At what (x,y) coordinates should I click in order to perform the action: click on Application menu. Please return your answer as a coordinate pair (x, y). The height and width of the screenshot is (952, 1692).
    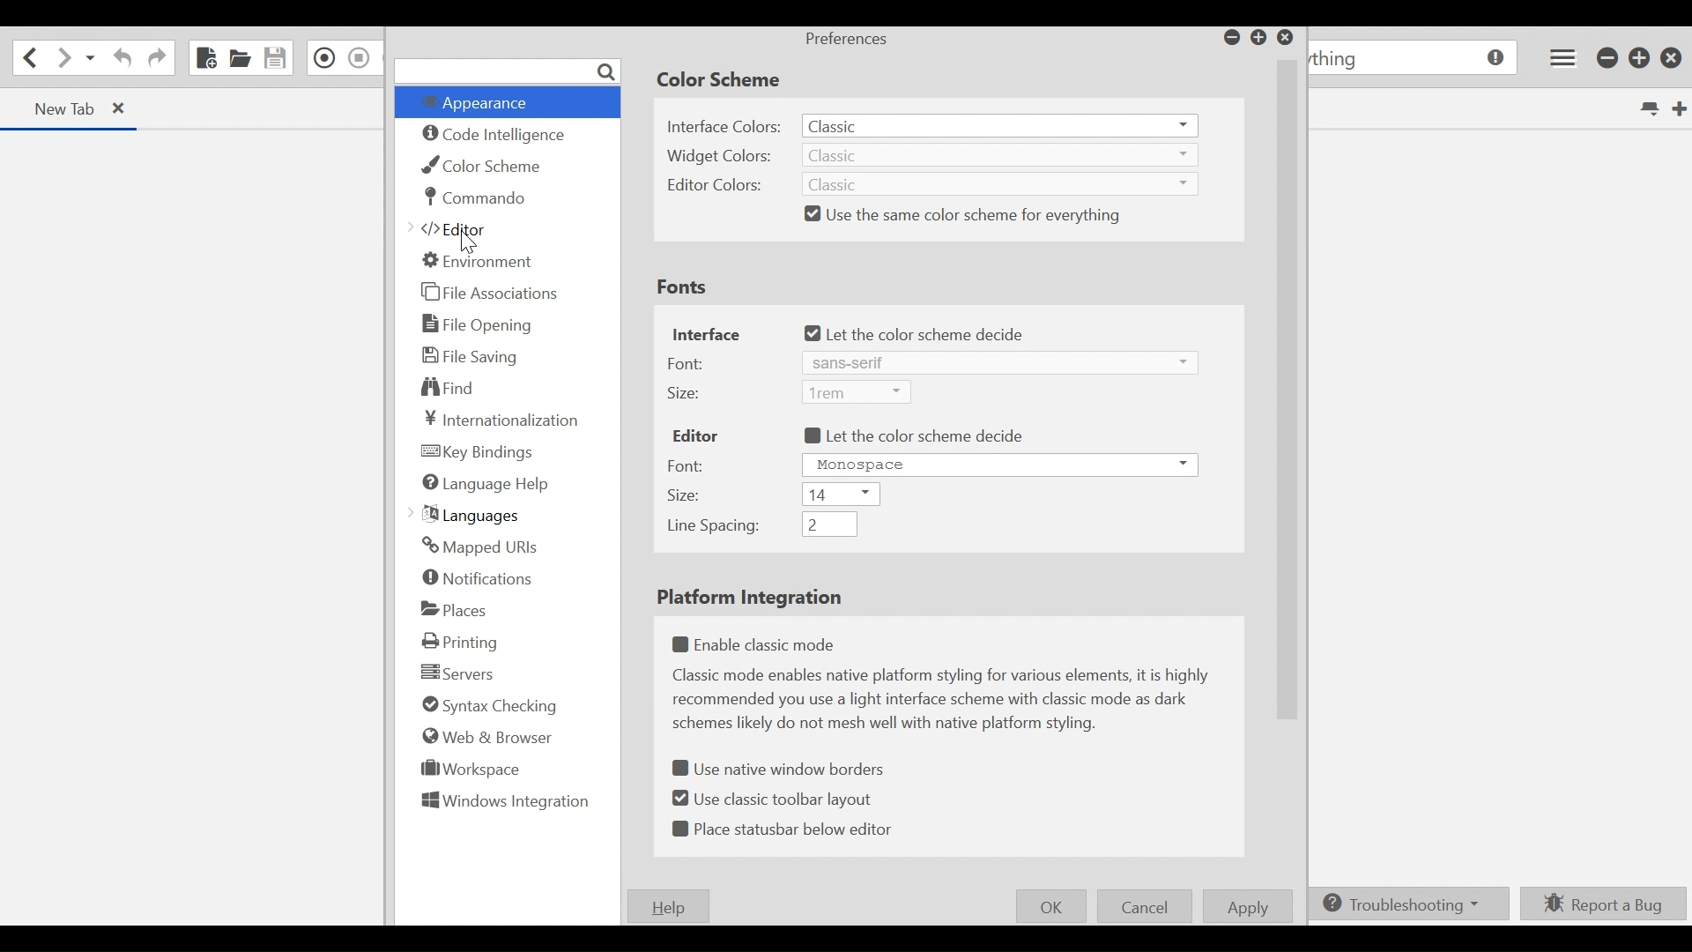
    Looking at the image, I should click on (1559, 58).